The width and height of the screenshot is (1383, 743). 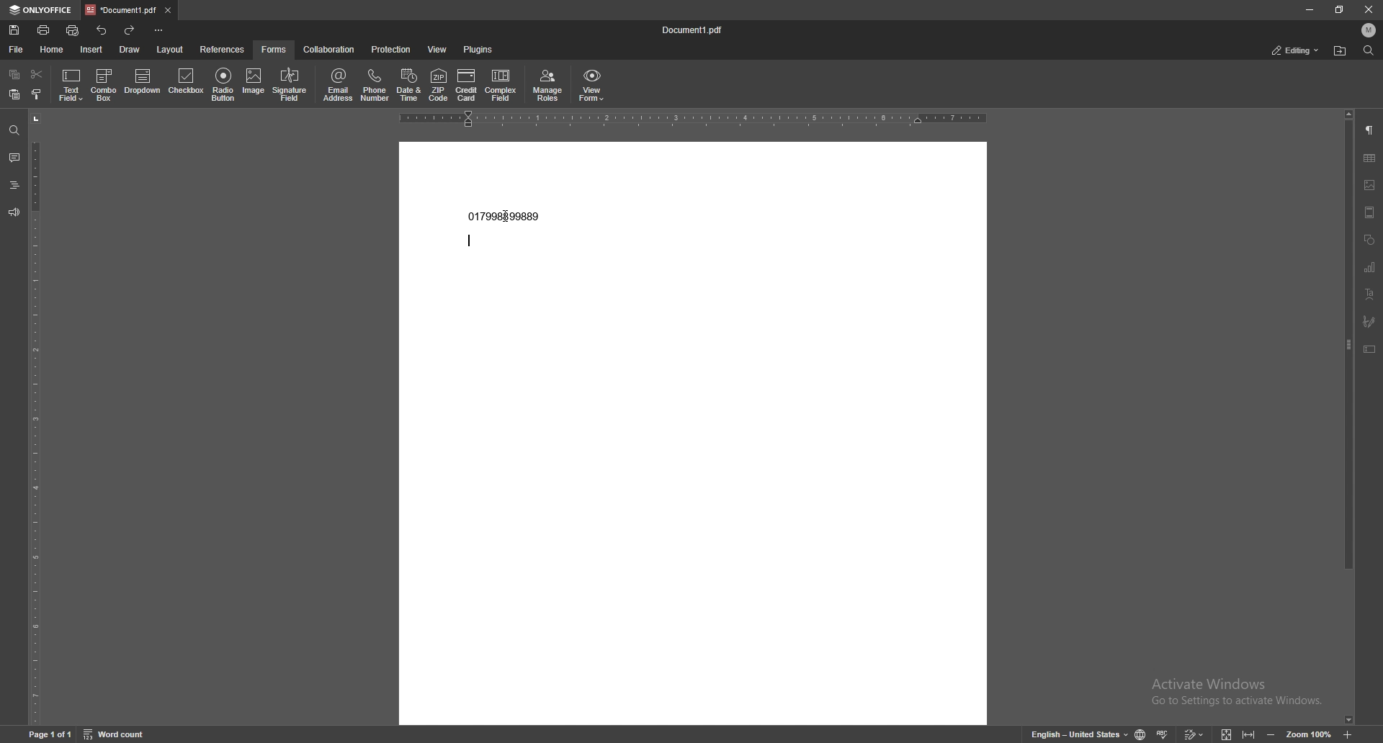 What do you see at coordinates (1163, 734) in the screenshot?
I see `spell check` at bounding box center [1163, 734].